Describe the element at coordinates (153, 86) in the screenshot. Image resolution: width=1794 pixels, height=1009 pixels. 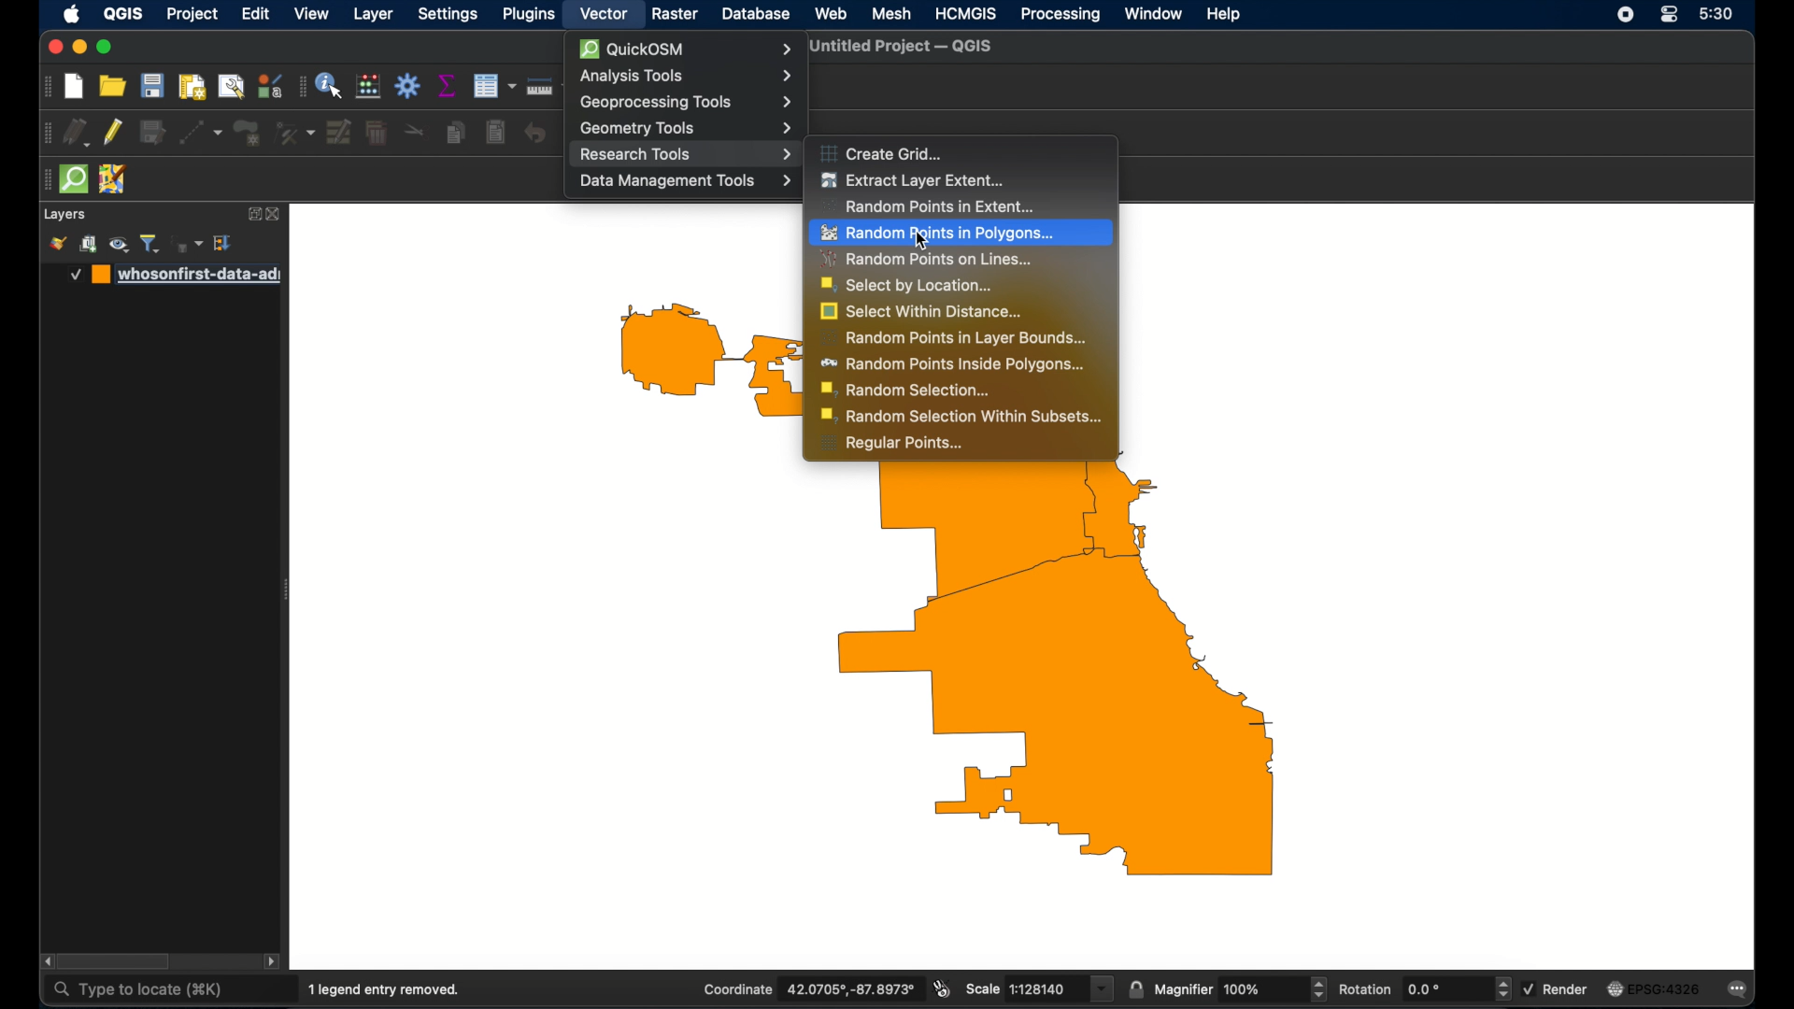
I see `save project` at that location.